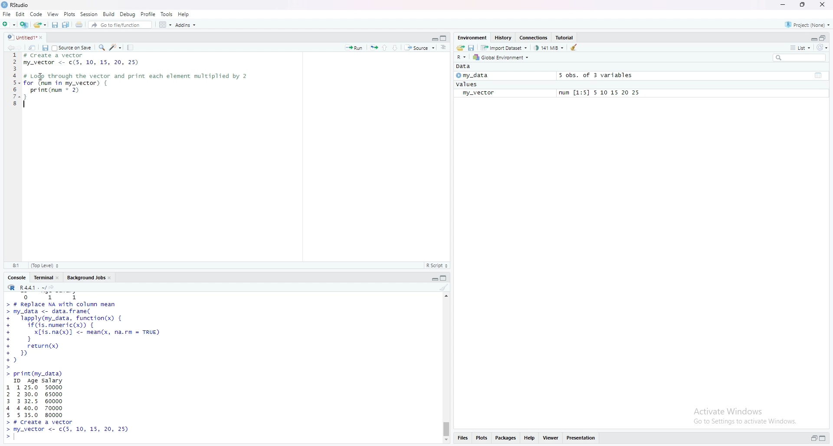  I want to click on File, so click(6, 14).